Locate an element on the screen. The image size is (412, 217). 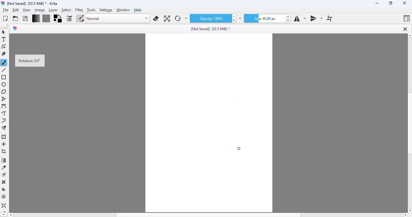
create new document is located at coordinates (5, 18).